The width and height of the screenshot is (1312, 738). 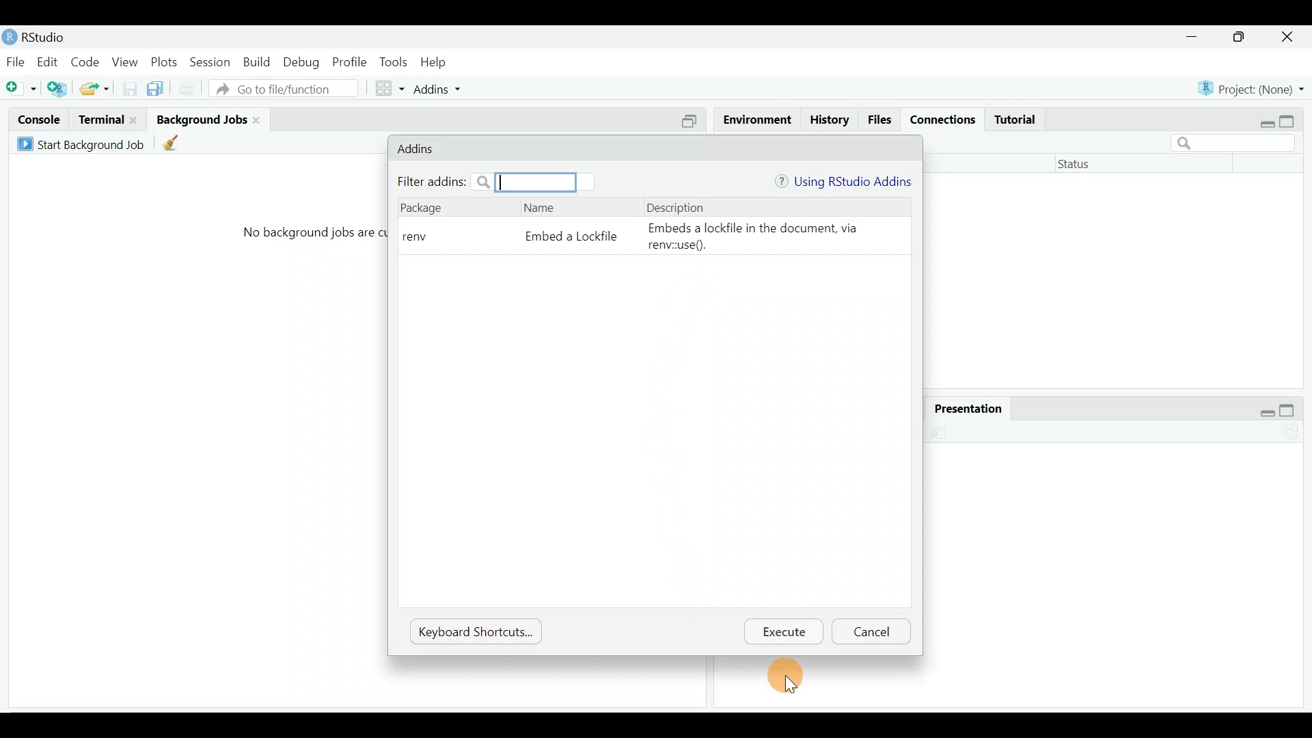 What do you see at coordinates (83, 145) in the screenshot?
I see `Start Background Job` at bounding box center [83, 145].